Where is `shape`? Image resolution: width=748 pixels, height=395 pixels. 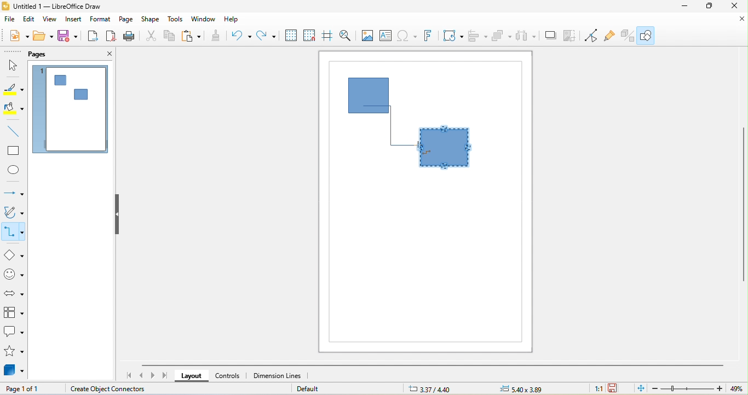 shape is located at coordinates (150, 20).